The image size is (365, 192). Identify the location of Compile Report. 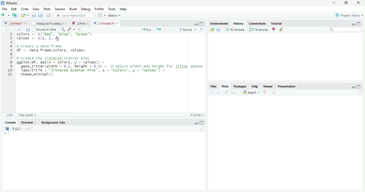
(81, 30).